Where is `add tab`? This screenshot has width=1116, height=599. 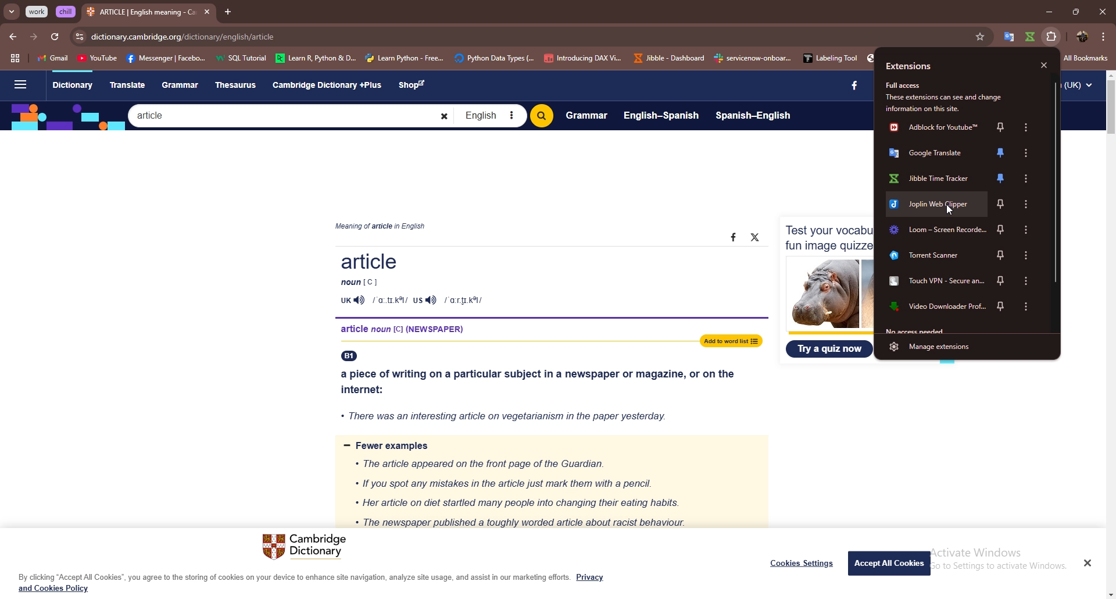
add tab is located at coordinates (227, 12).